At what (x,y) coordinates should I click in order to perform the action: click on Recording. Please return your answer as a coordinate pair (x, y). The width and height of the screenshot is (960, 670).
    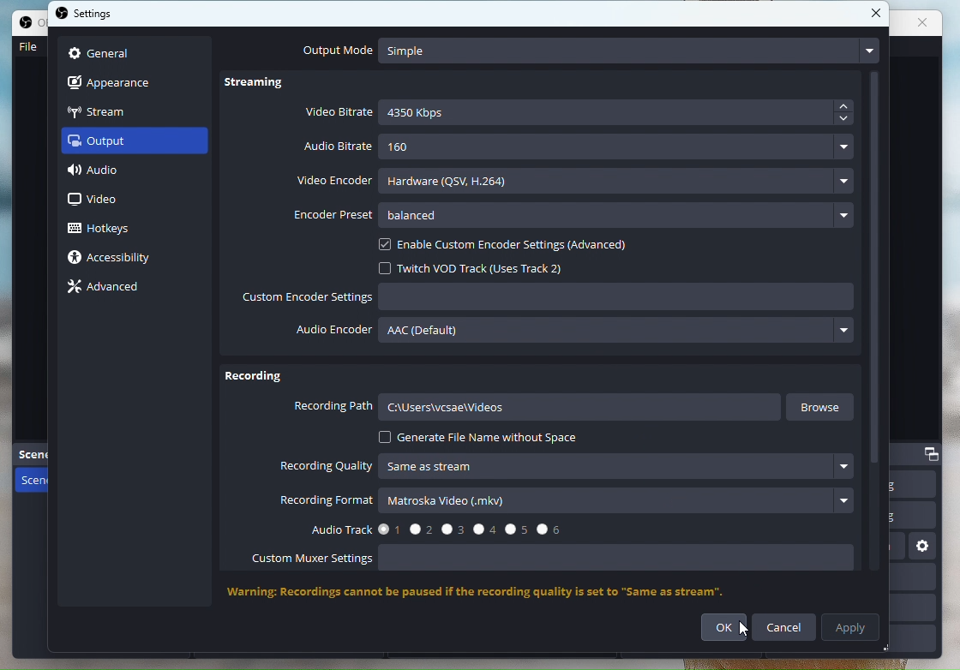
    Looking at the image, I should click on (254, 379).